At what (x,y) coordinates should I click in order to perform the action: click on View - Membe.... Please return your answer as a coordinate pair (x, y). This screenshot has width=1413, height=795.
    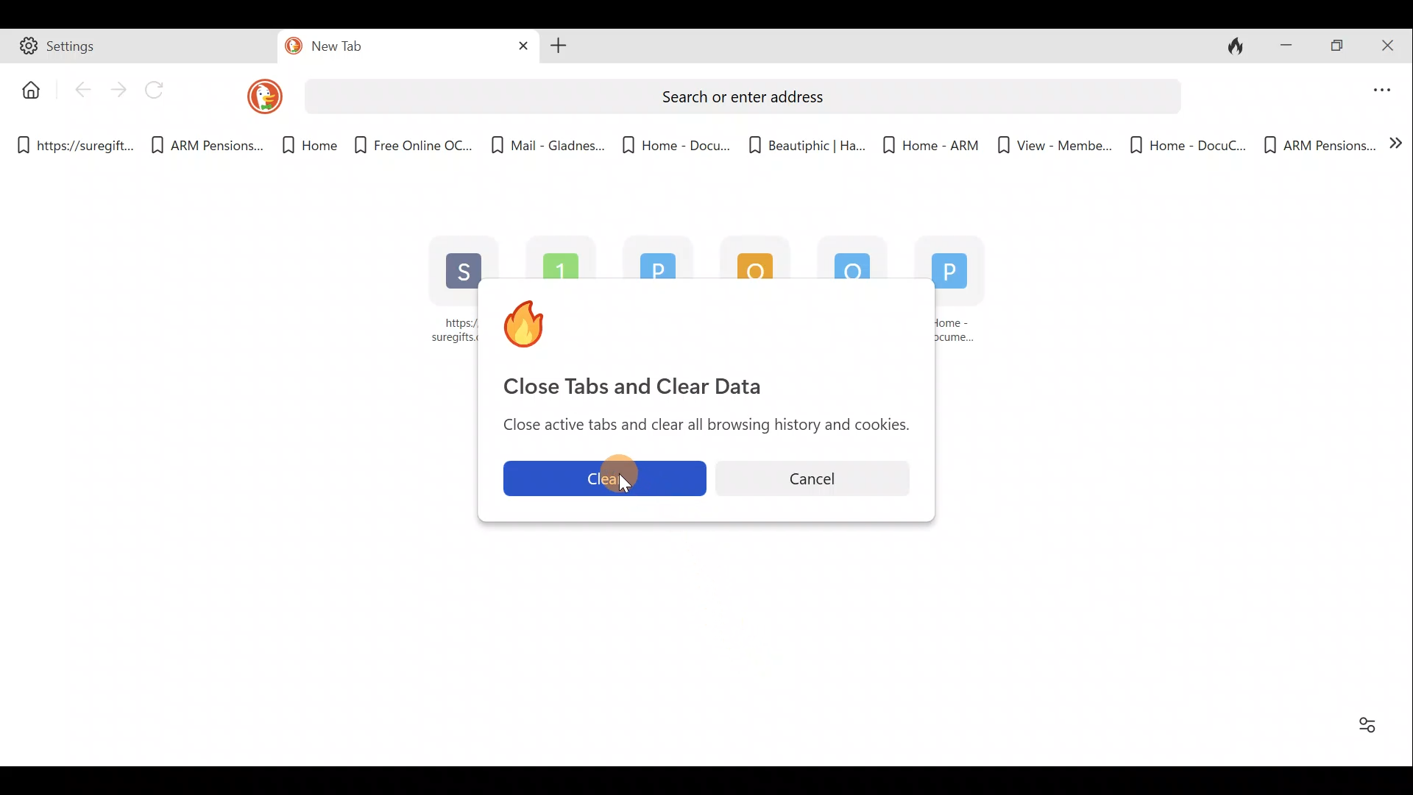
    Looking at the image, I should click on (1050, 145).